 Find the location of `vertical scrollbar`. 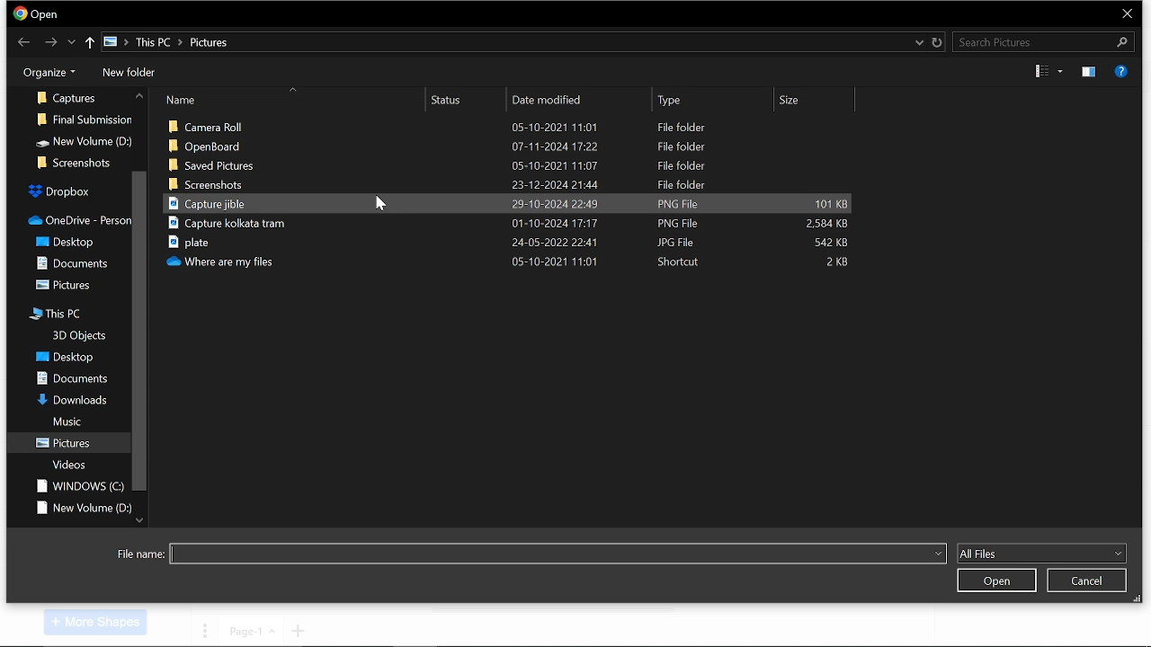

vertical scrollbar is located at coordinates (138, 333).